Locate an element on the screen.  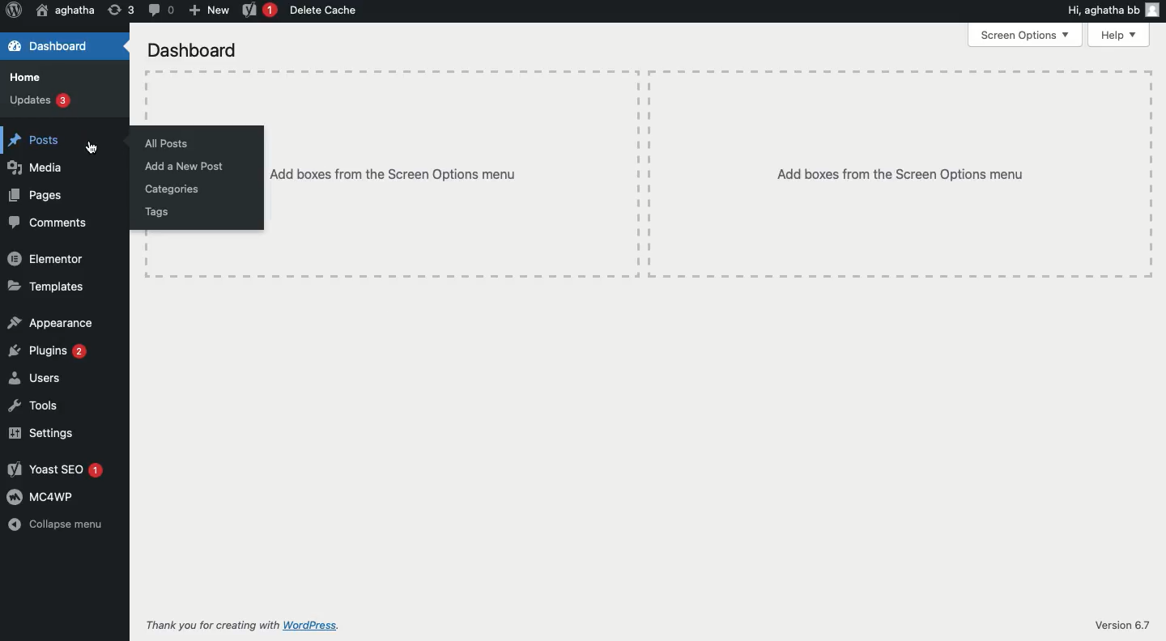
Name is located at coordinates (62, 12).